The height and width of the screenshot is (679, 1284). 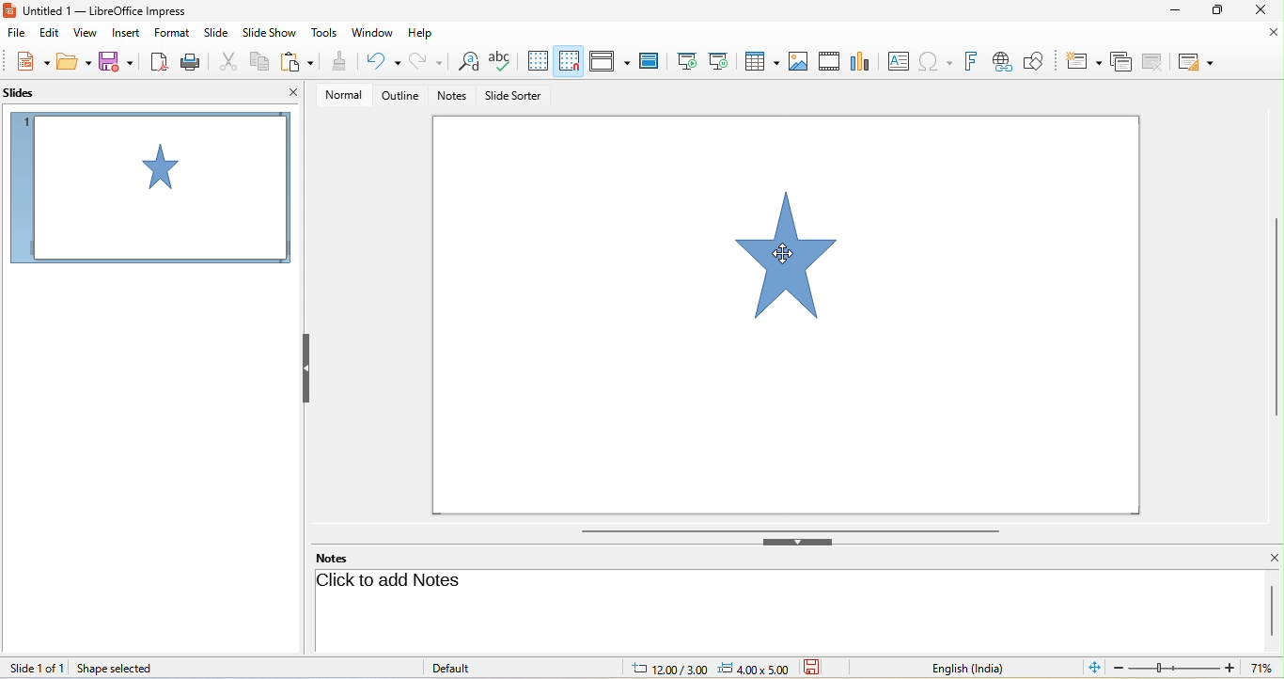 I want to click on current window title: Untitled 1 — LibreOffice Impress, so click(x=96, y=10).